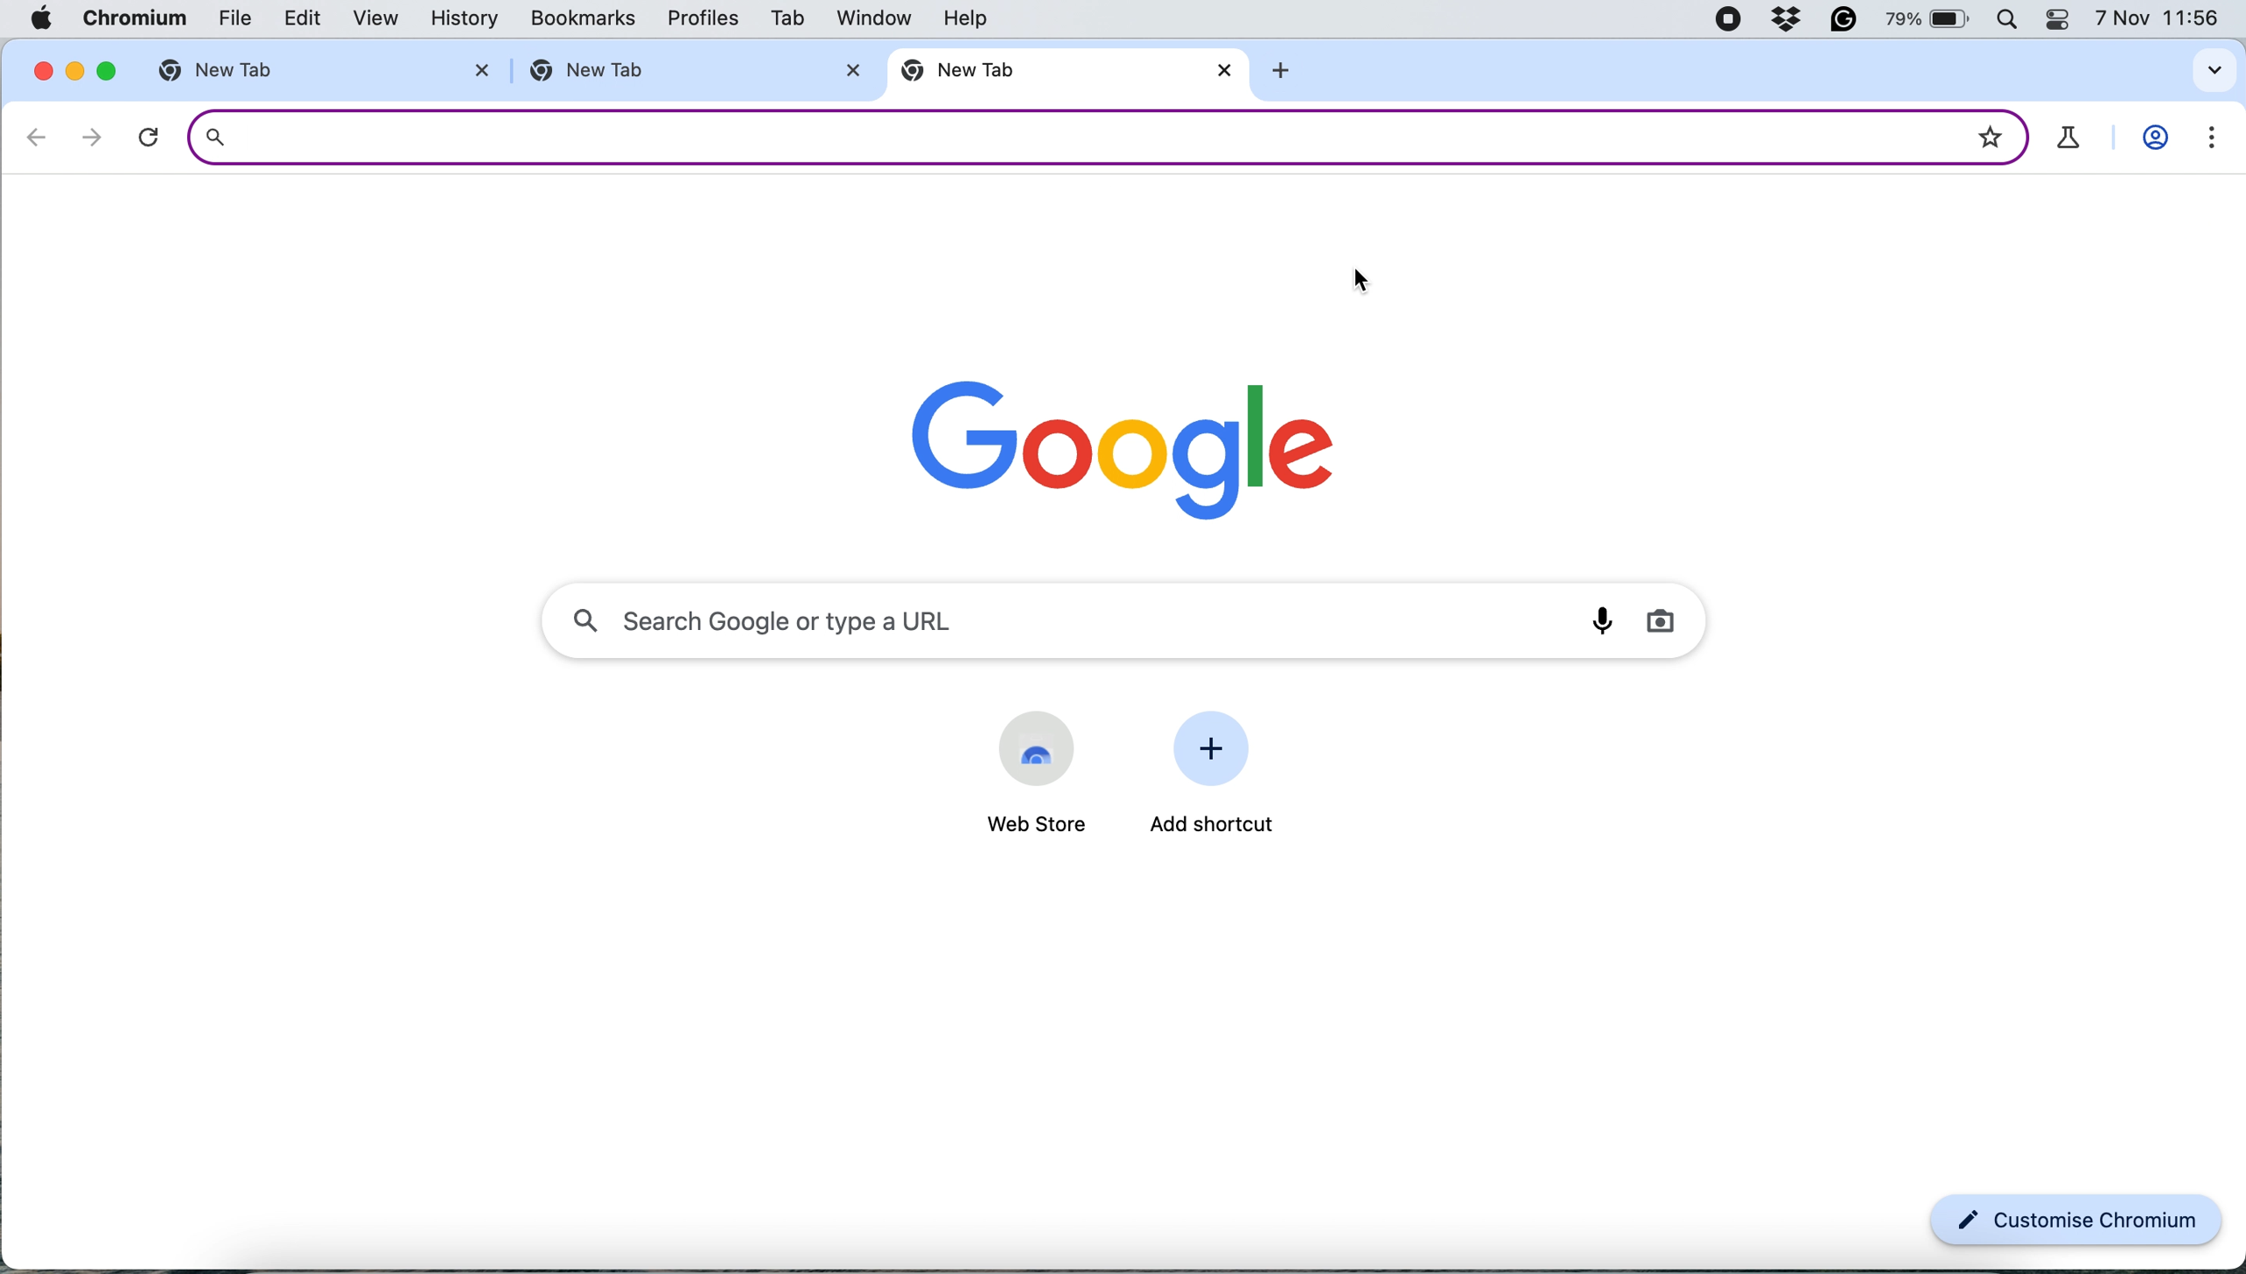 The image size is (2246, 1274). Describe the element at coordinates (85, 136) in the screenshot. I see `go forward` at that location.